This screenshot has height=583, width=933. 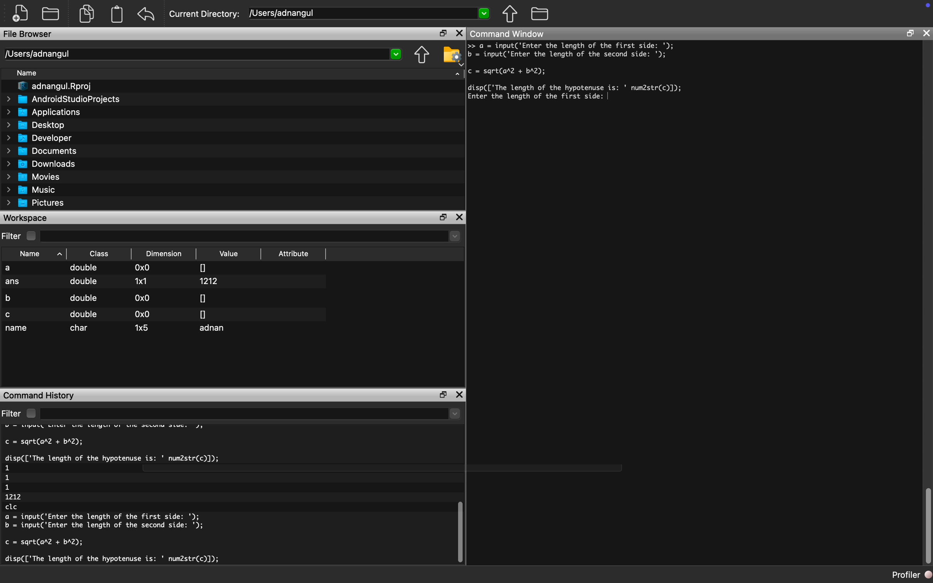 What do you see at coordinates (129, 497) in the screenshot?
I see `c = sqrt(arl + bA2);

disp(['The length of the hypotenuse is: ' num2str(c)]);
clc

a = input('Enter the length of the first side: ');

b = input('Enter the length of the second side: ');

c = sqrt(ar2 + bA2);

disp(['The length of the hypotenuse is: ' num2str(c)]);
1

1

1

1212

clc` at bounding box center [129, 497].